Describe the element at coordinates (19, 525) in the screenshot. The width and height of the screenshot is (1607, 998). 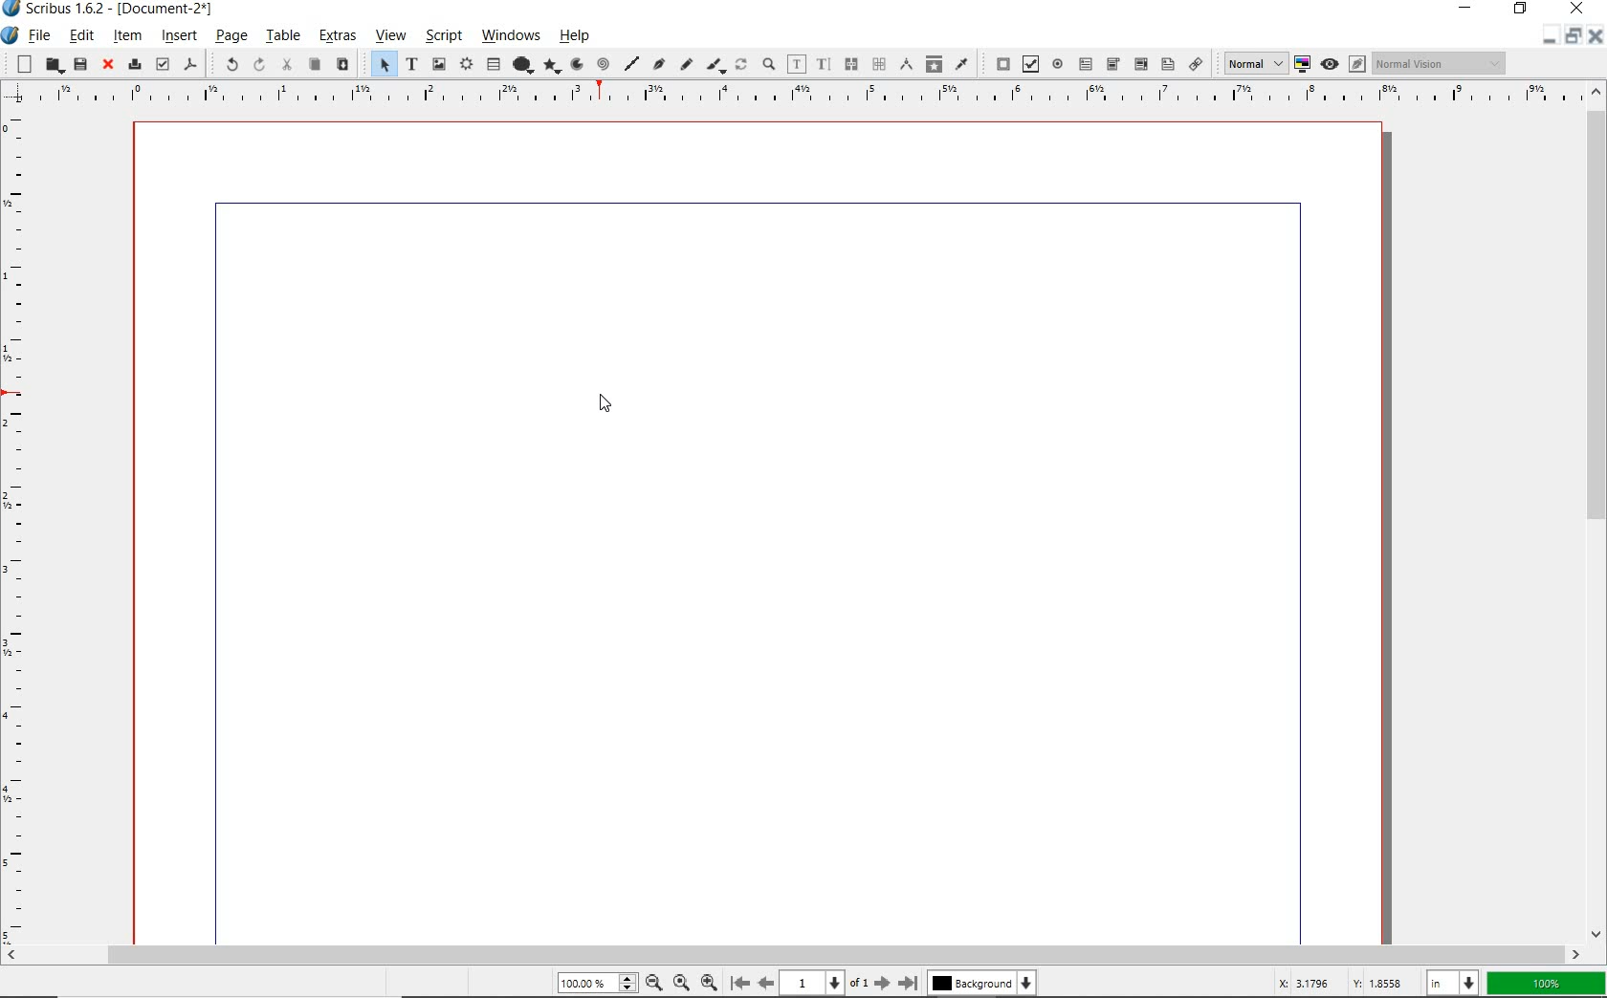
I see `ruler` at that location.